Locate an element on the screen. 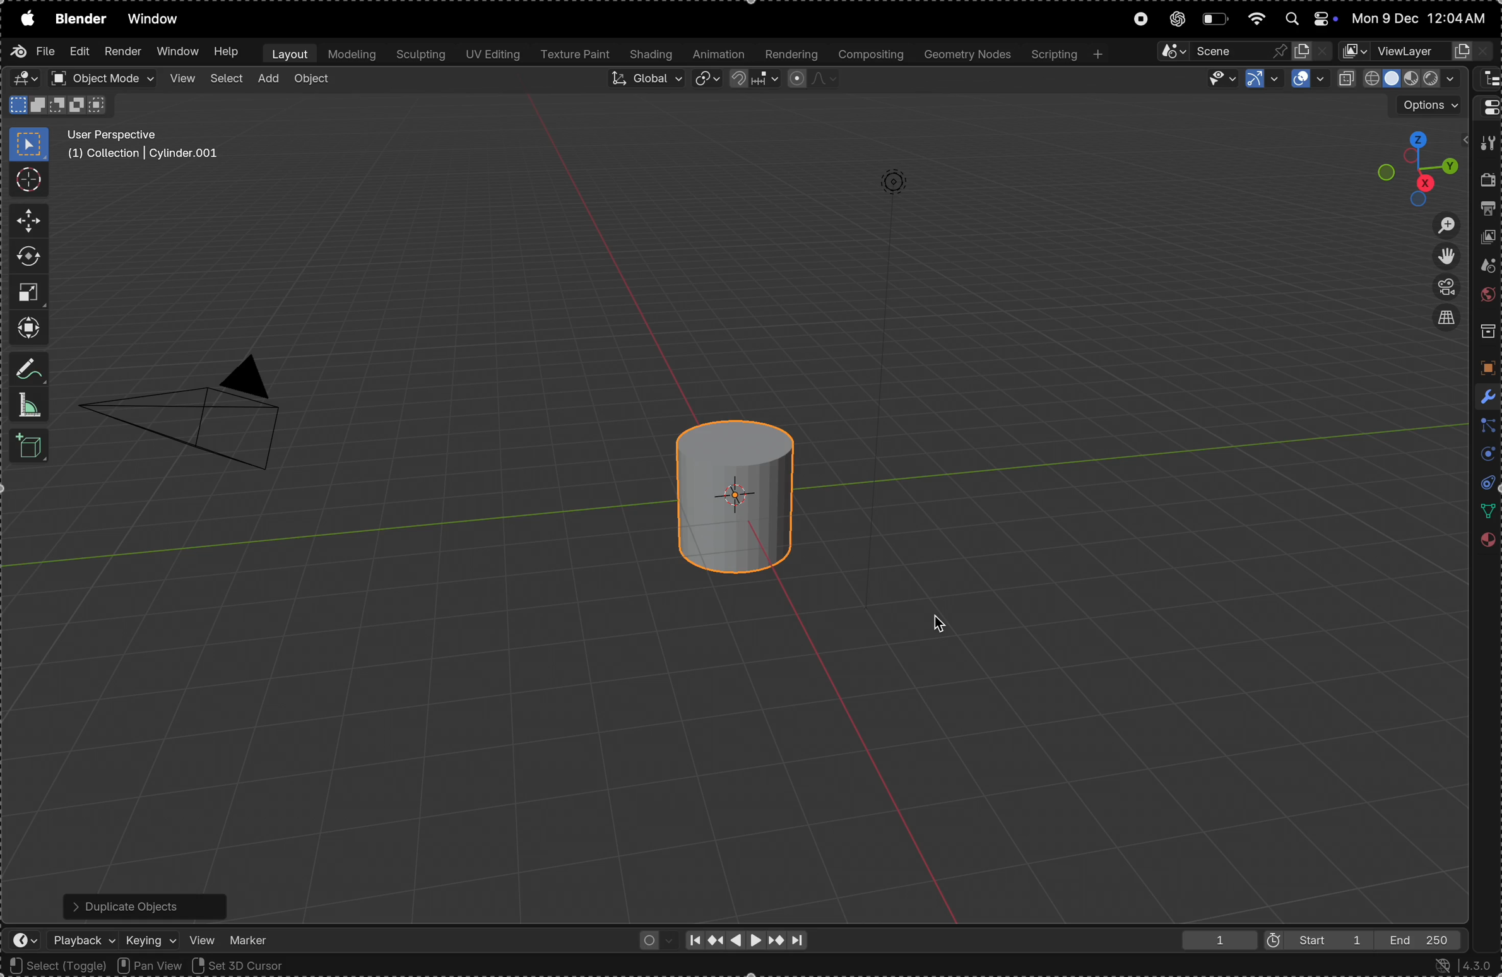 This screenshot has height=977, width=1502. Duplicate objects is located at coordinates (142, 903).